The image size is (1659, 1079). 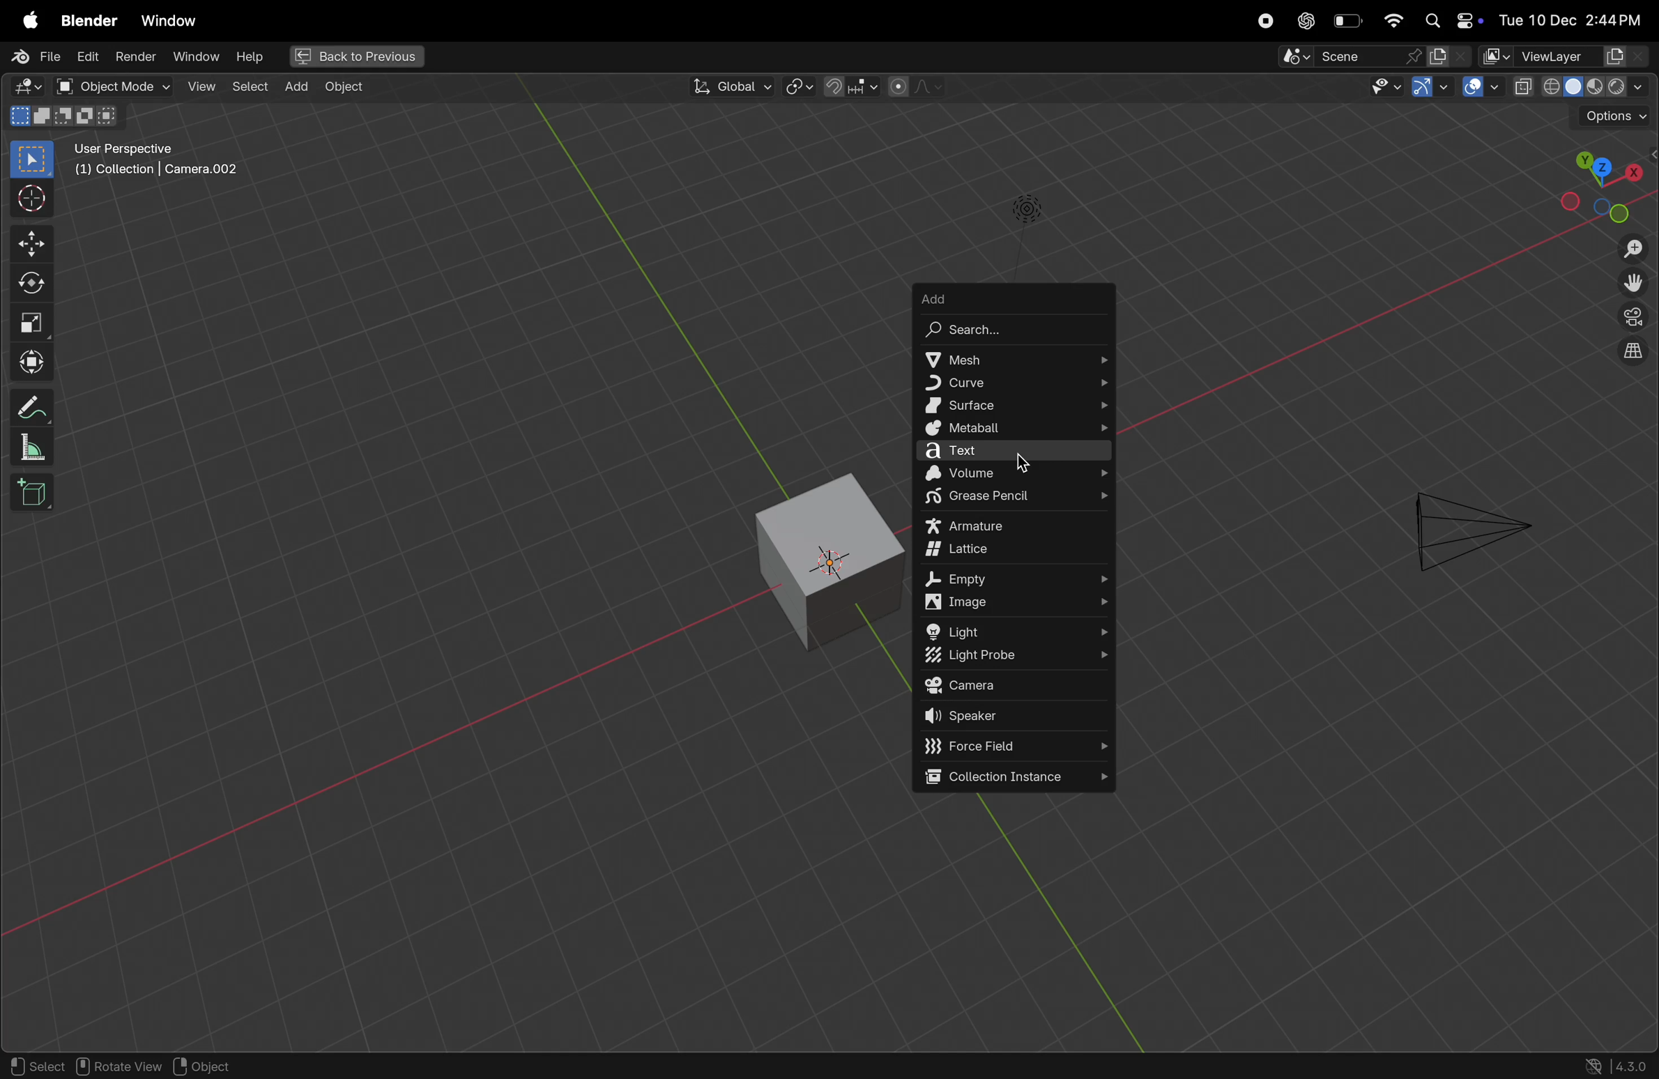 I want to click on apple widgets, so click(x=1449, y=19).